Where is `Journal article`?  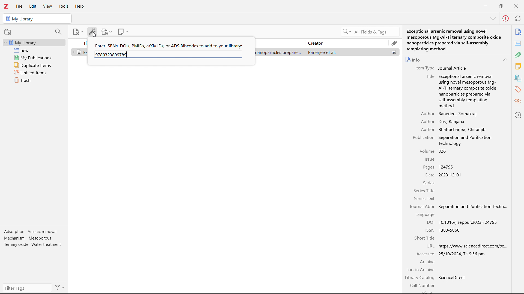
Journal article is located at coordinates (453, 68).